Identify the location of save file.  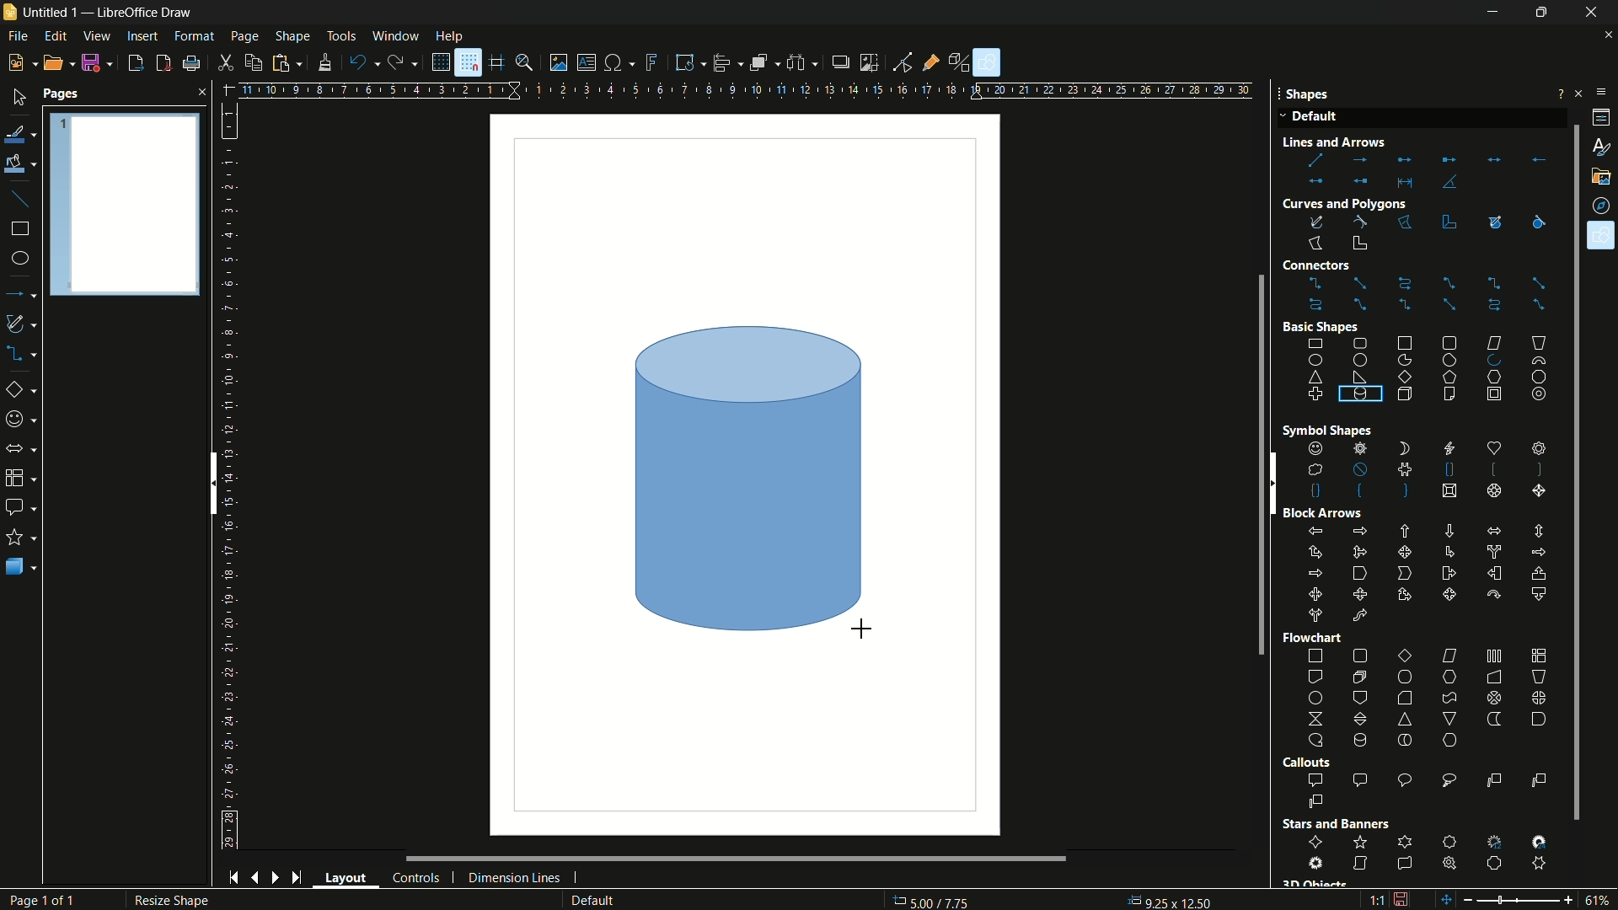
(98, 62).